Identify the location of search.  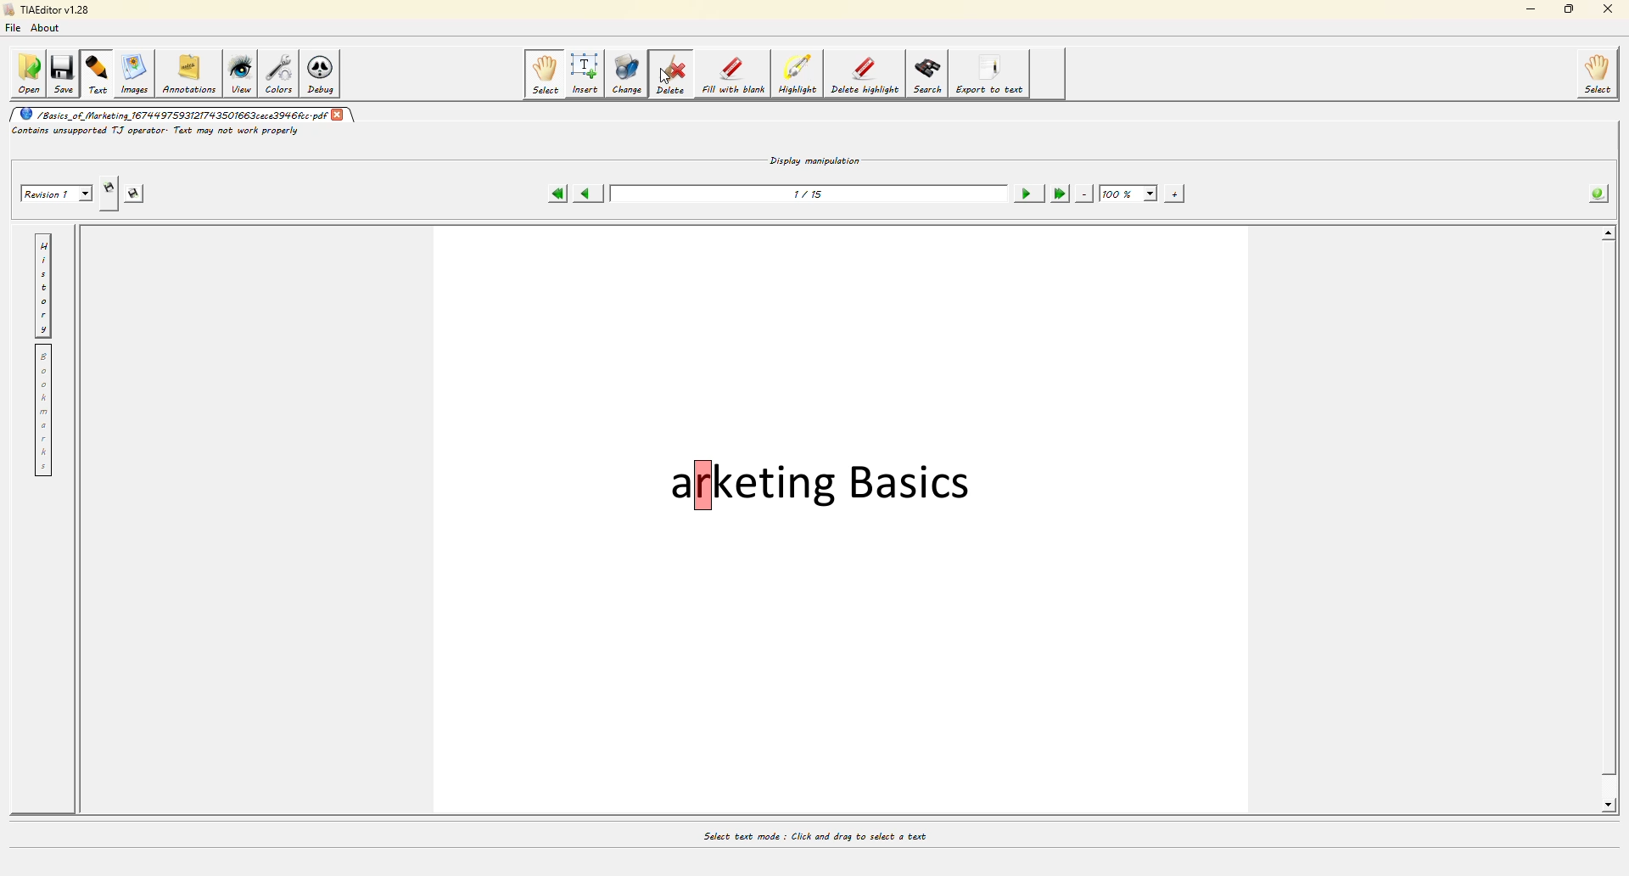
(927, 74).